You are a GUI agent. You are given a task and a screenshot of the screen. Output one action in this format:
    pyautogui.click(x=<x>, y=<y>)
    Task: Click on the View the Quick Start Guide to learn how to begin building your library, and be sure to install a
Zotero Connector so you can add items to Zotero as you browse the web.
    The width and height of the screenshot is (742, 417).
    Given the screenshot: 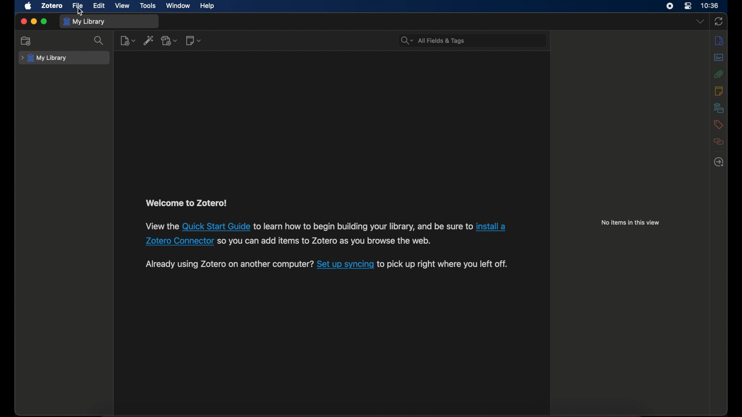 What is the action you would take?
    pyautogui.click(x=328, y=234)
    